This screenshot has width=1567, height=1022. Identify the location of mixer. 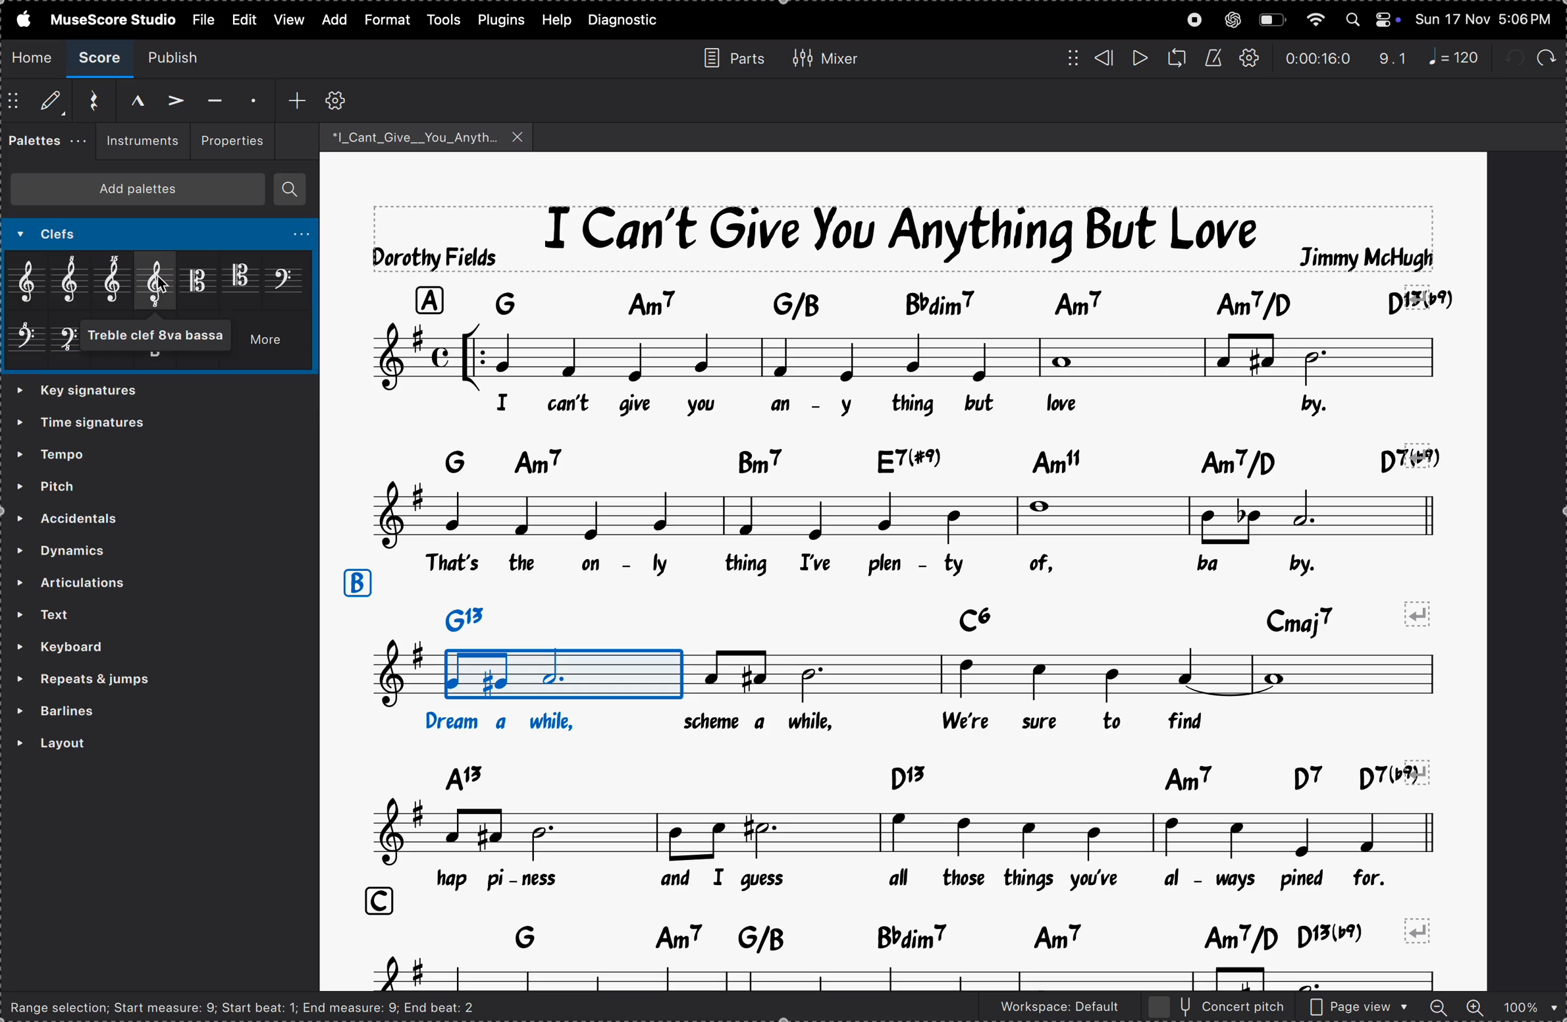
(825, 56).